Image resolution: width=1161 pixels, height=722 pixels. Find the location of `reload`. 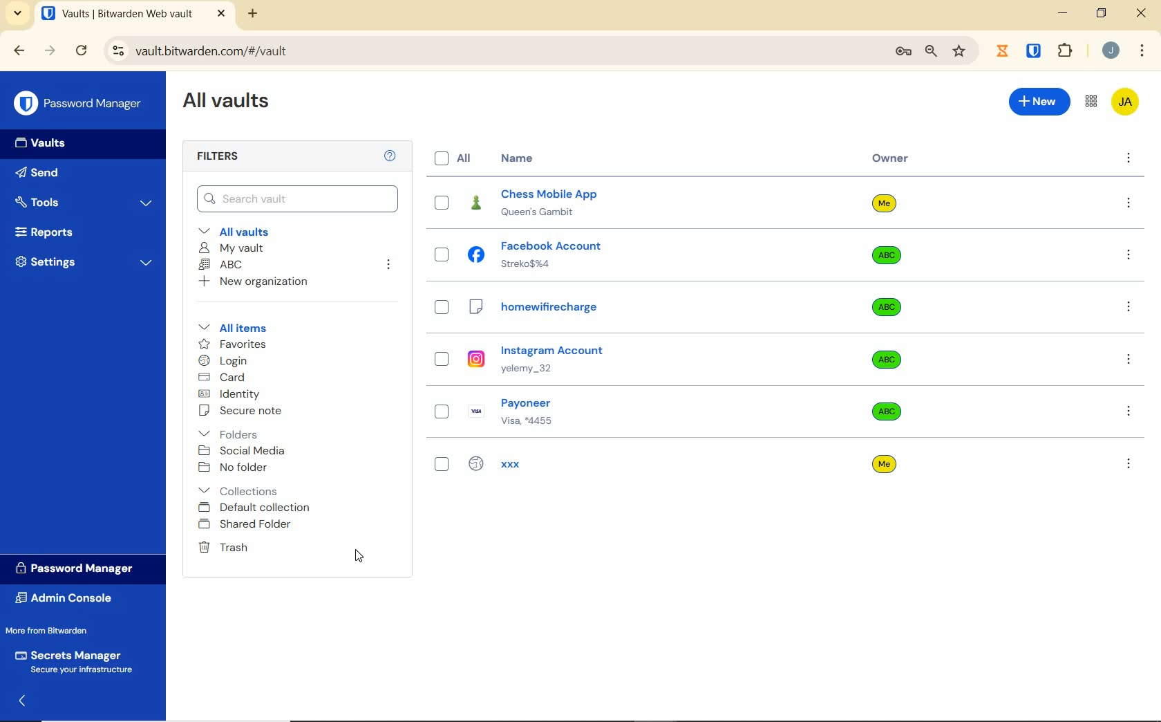

reload is located at coordinates (84, 52).